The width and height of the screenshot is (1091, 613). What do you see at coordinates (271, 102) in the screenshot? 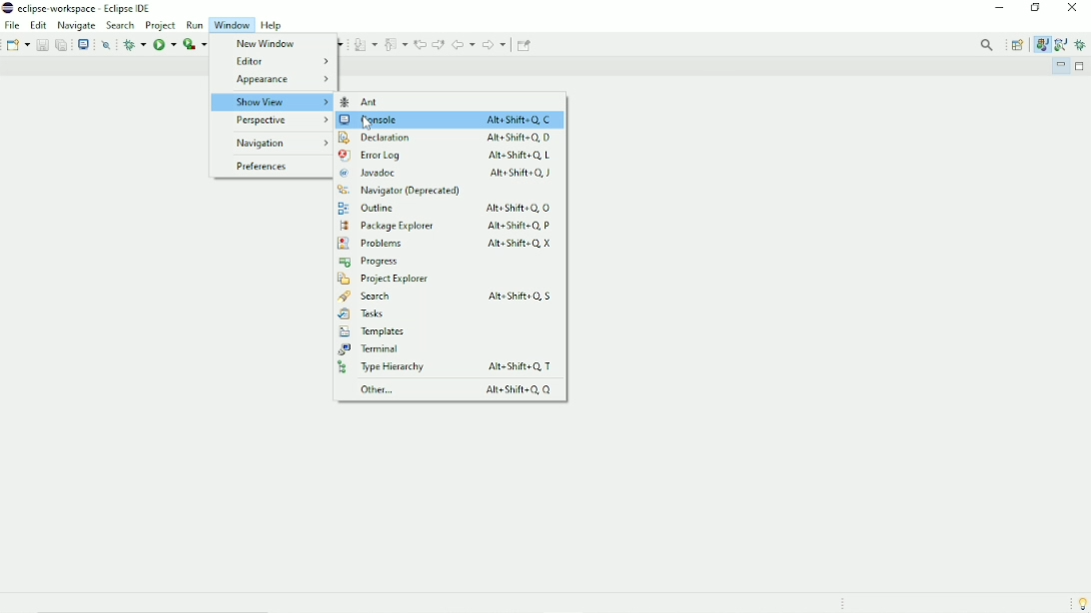
I see `Show View` at bounding box center [271, 102].